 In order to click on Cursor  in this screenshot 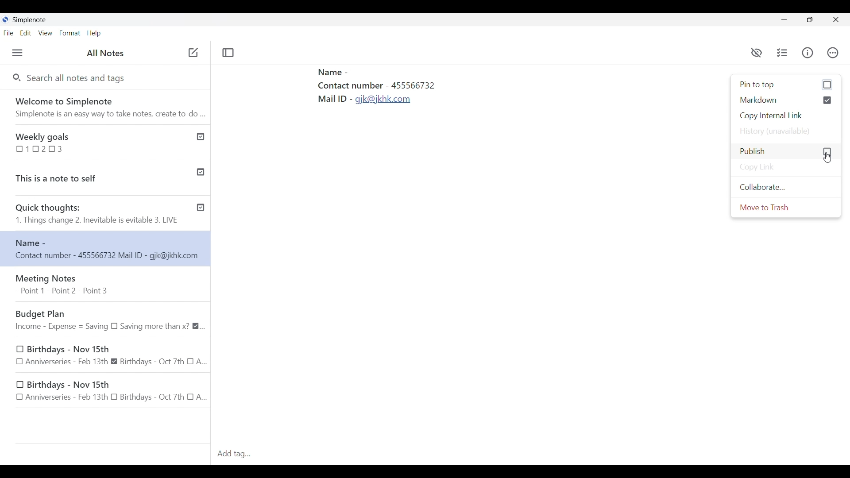, I will do `click(828, 158)`.